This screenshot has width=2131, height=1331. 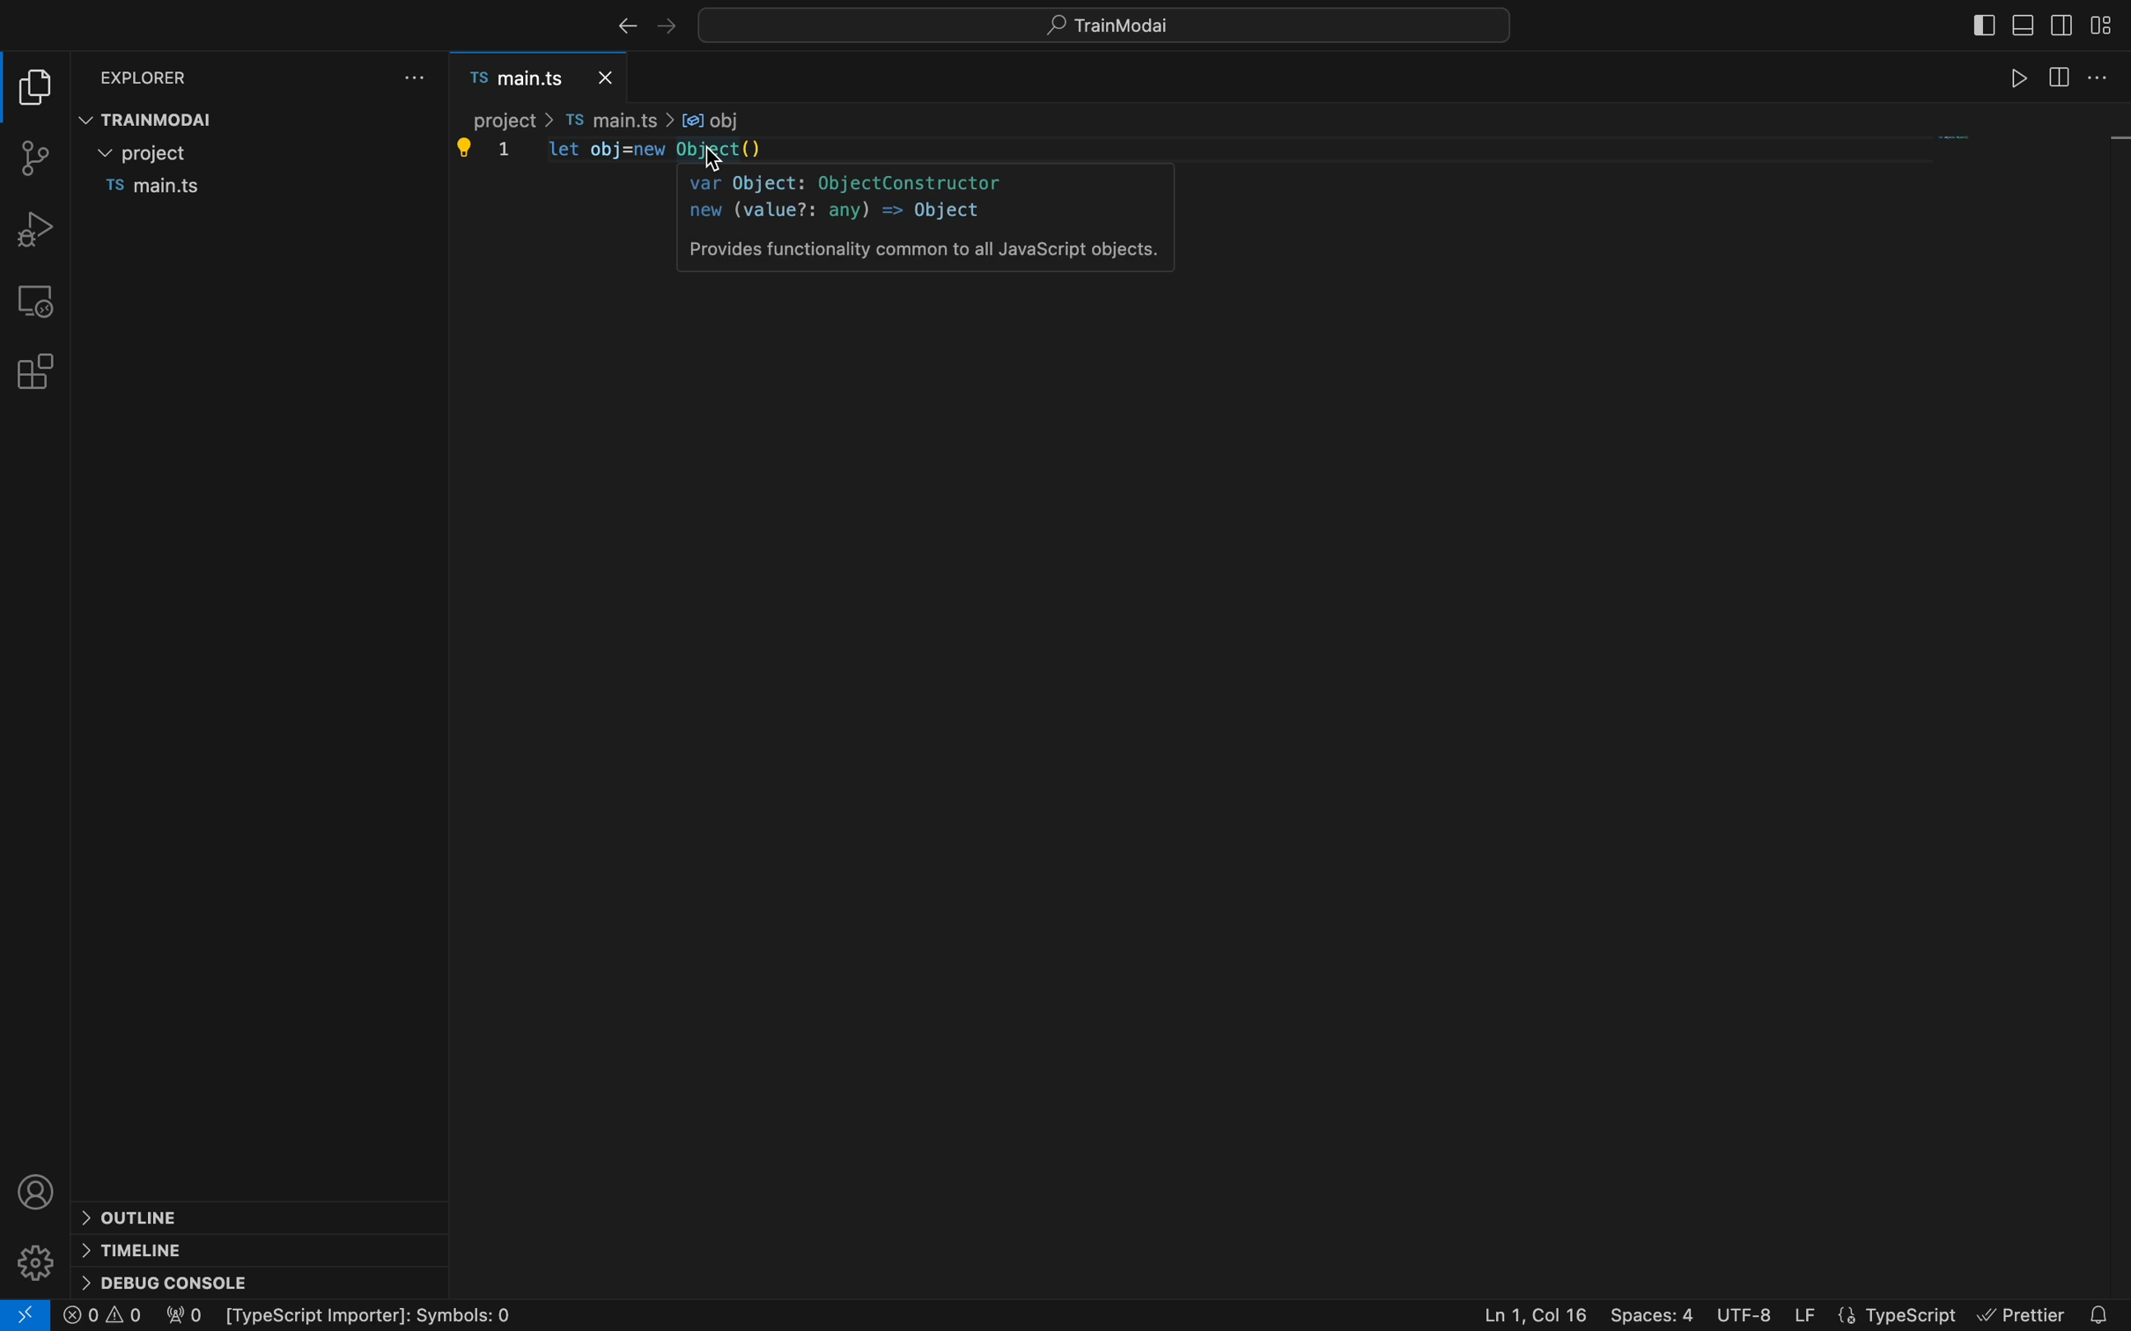 What do you see at coordinates (173, 1280) in the screenshot?
I see `debug console` at bounding box center [173, 1280].